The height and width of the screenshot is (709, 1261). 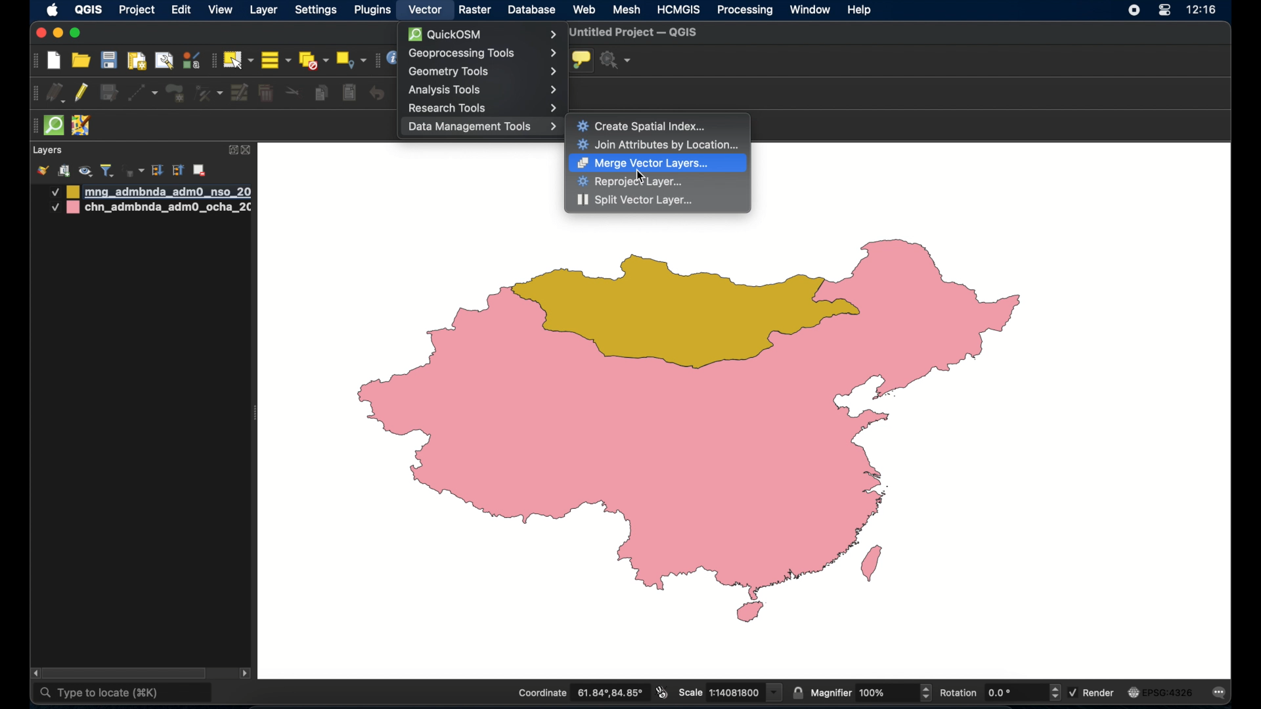 What do you see at coordinates (351, 59) in the screenshot?
I see `select by location ` at bounding box center [351, 59].